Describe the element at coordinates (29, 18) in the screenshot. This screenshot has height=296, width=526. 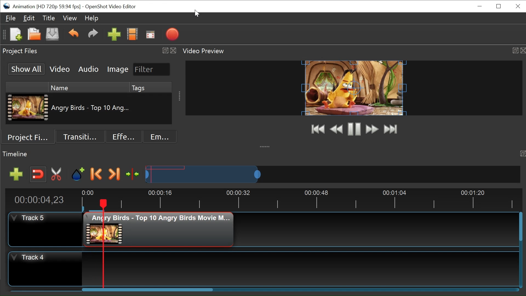
I see `Edit` at that location.